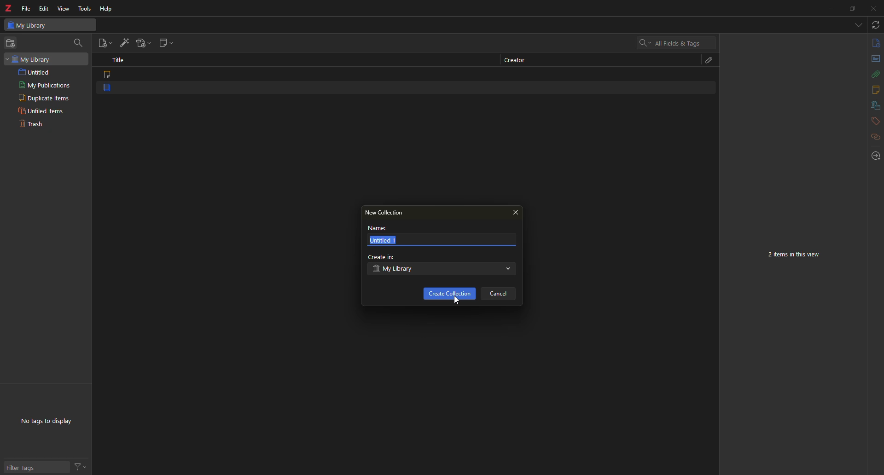  Describe the element at coordinates (145, 42) in the screenshot. I see `add attachment` at that location.